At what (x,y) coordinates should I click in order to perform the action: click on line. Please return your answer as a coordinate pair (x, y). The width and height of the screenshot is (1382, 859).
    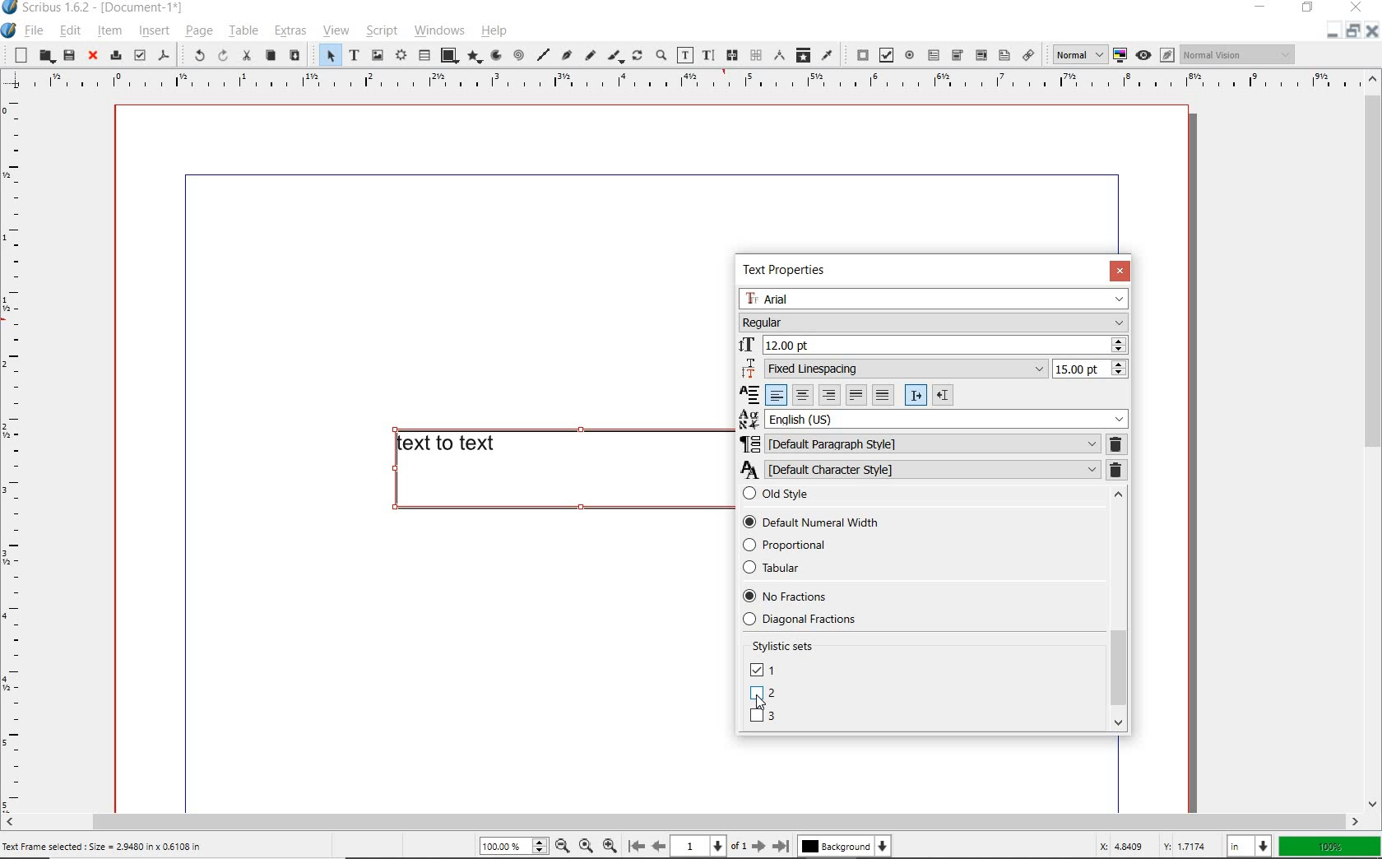
    Looking at the image, I should click on (542, 54).